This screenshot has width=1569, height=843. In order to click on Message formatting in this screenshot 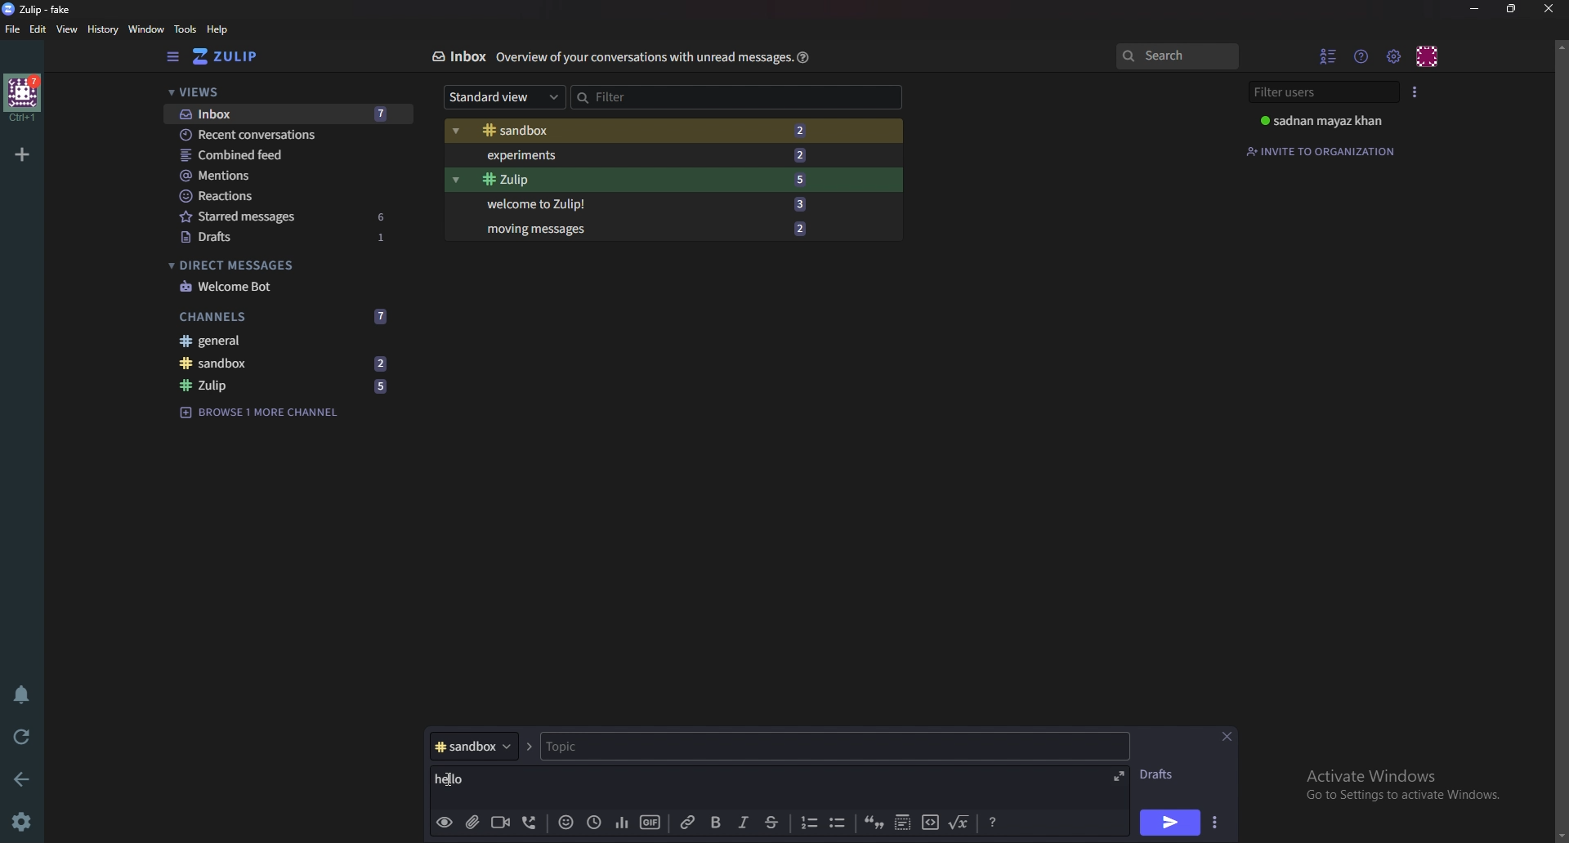, I will do `click(993, 820)`.